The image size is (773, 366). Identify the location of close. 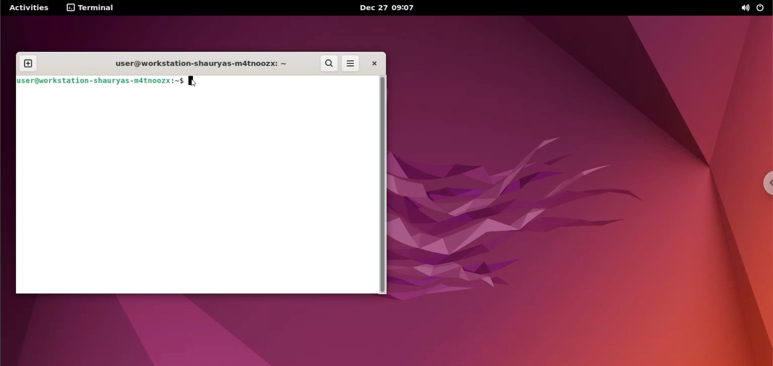
(373, 64).